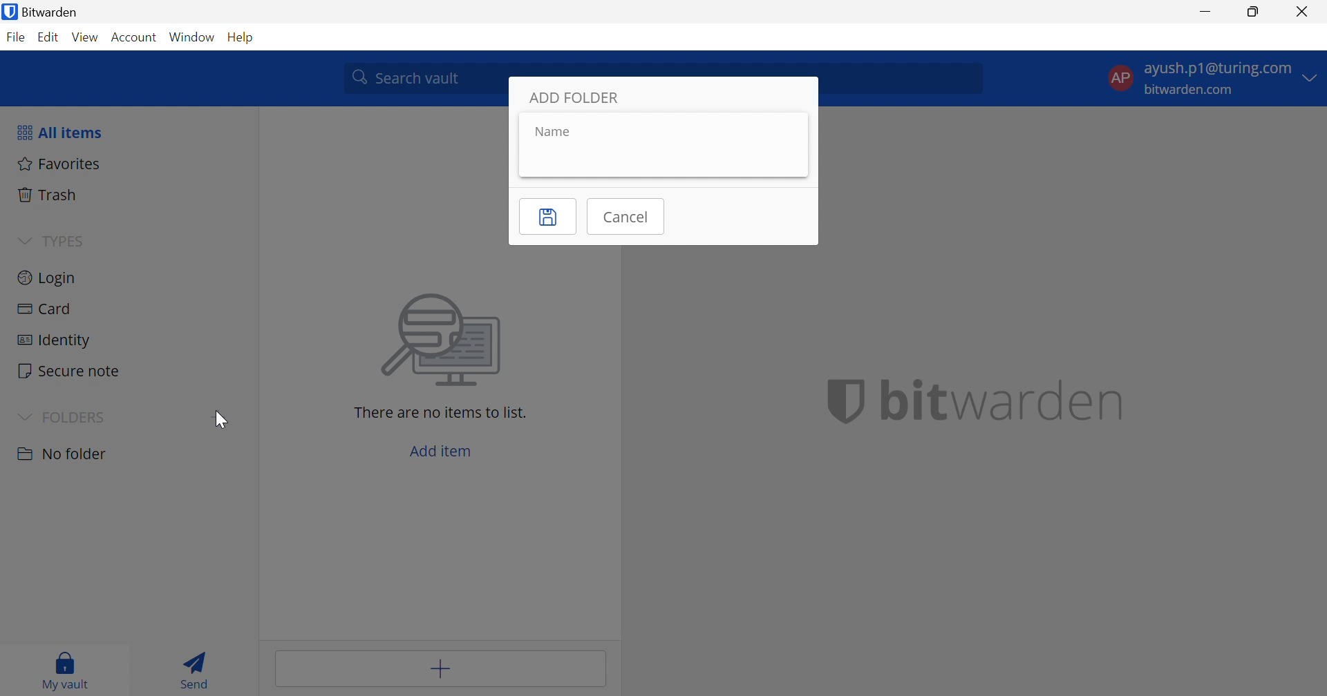  I want to click on account options, so click(1212, 80).